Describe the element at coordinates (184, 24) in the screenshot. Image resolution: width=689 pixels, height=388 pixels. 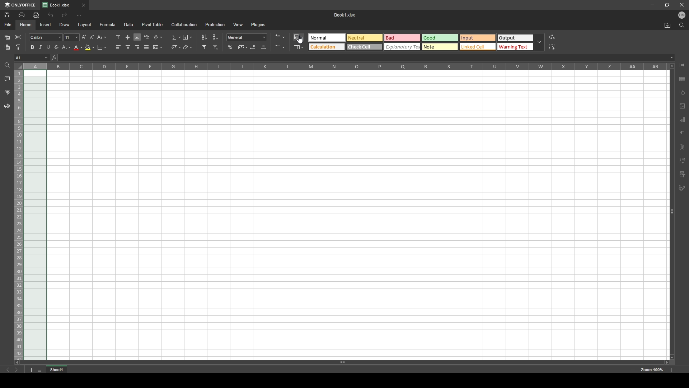
I see `collaboration` at that location.